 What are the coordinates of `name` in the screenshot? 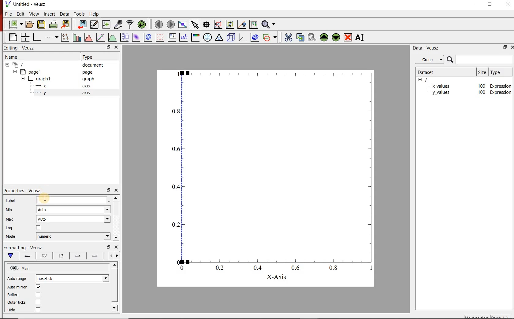 It's located at (12, 57).